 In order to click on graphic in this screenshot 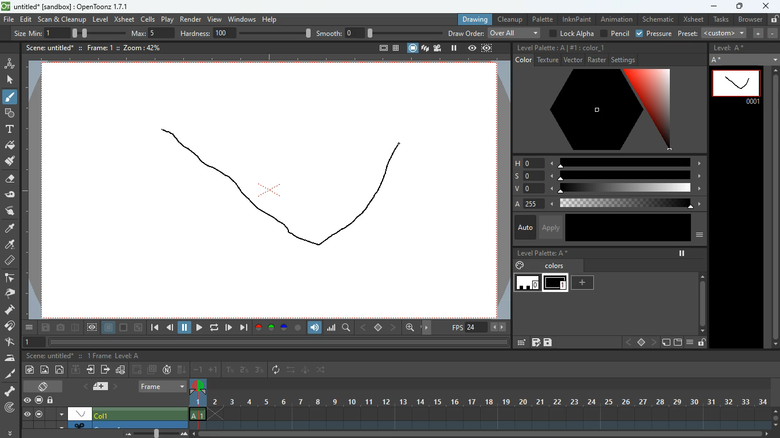, I will do `click(120, 371)`.